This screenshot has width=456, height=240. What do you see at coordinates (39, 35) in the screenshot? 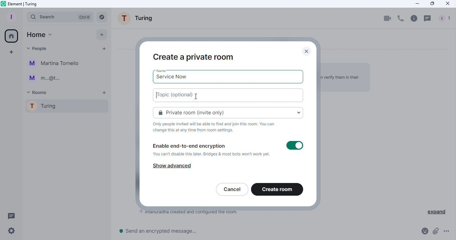
I see `Home` at bounding box center [39, 35].